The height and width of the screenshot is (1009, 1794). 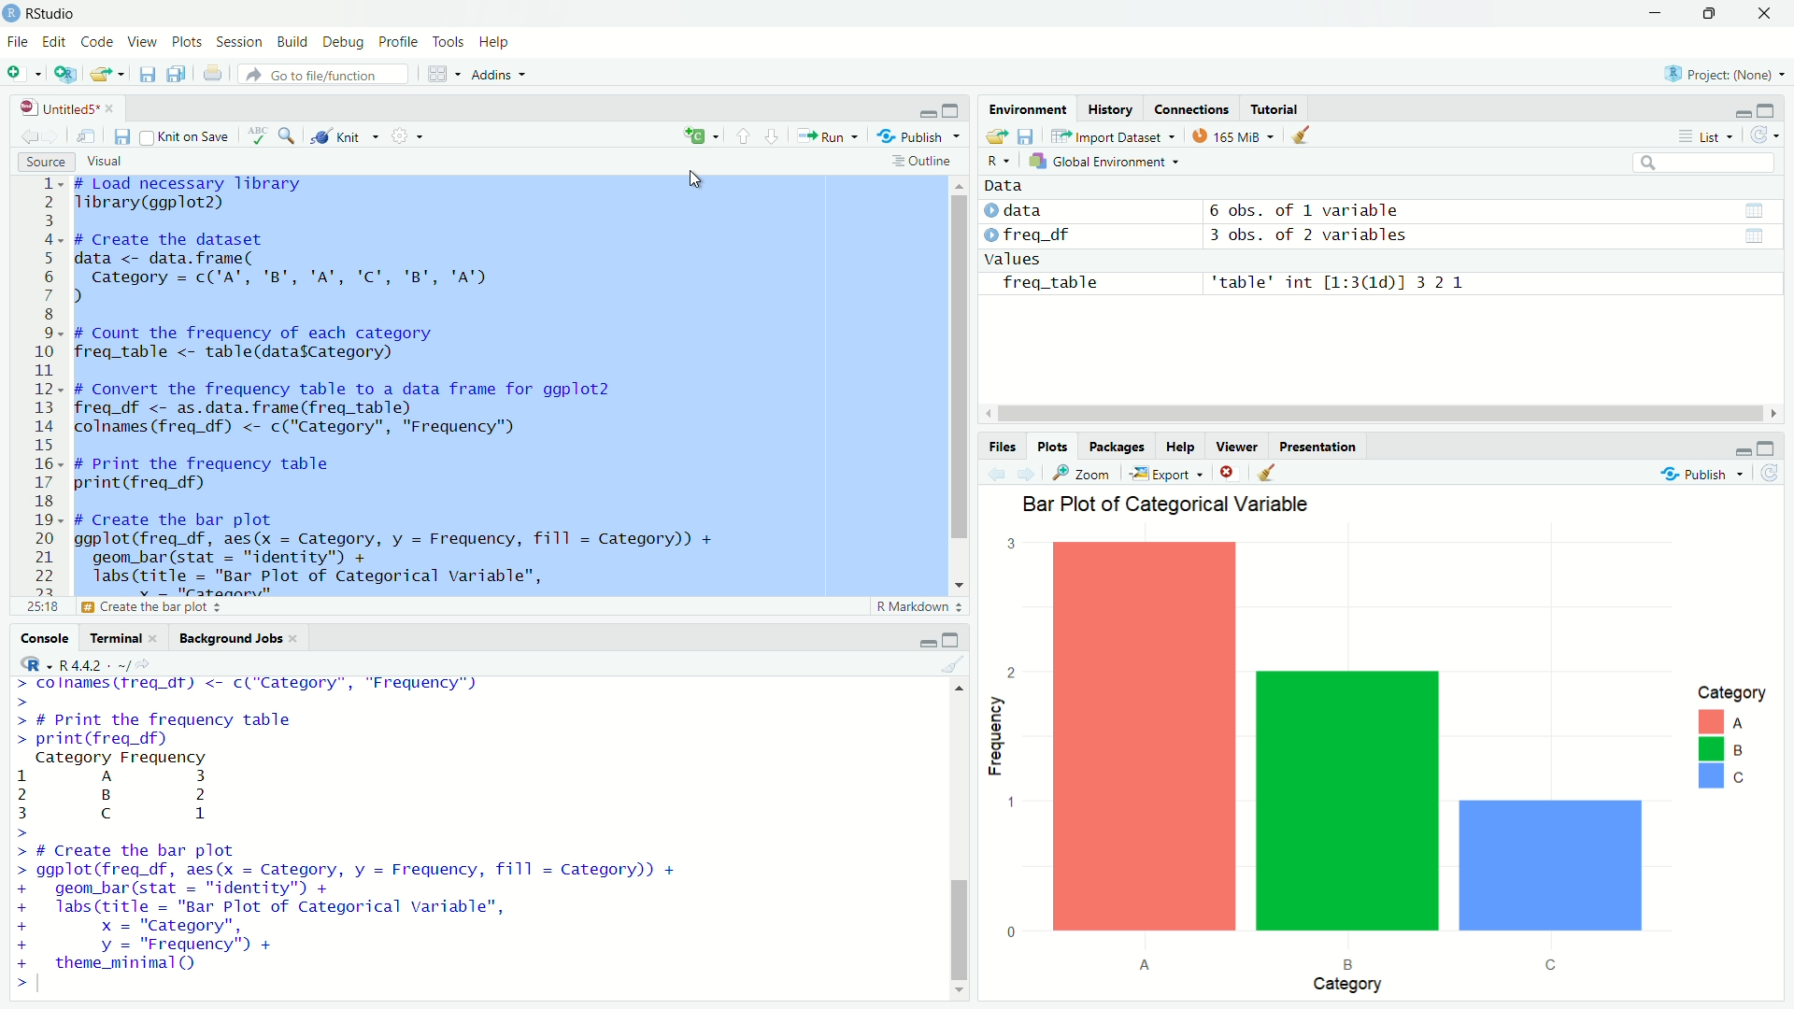 I want to click on previous section, so click(x=743, y=140).